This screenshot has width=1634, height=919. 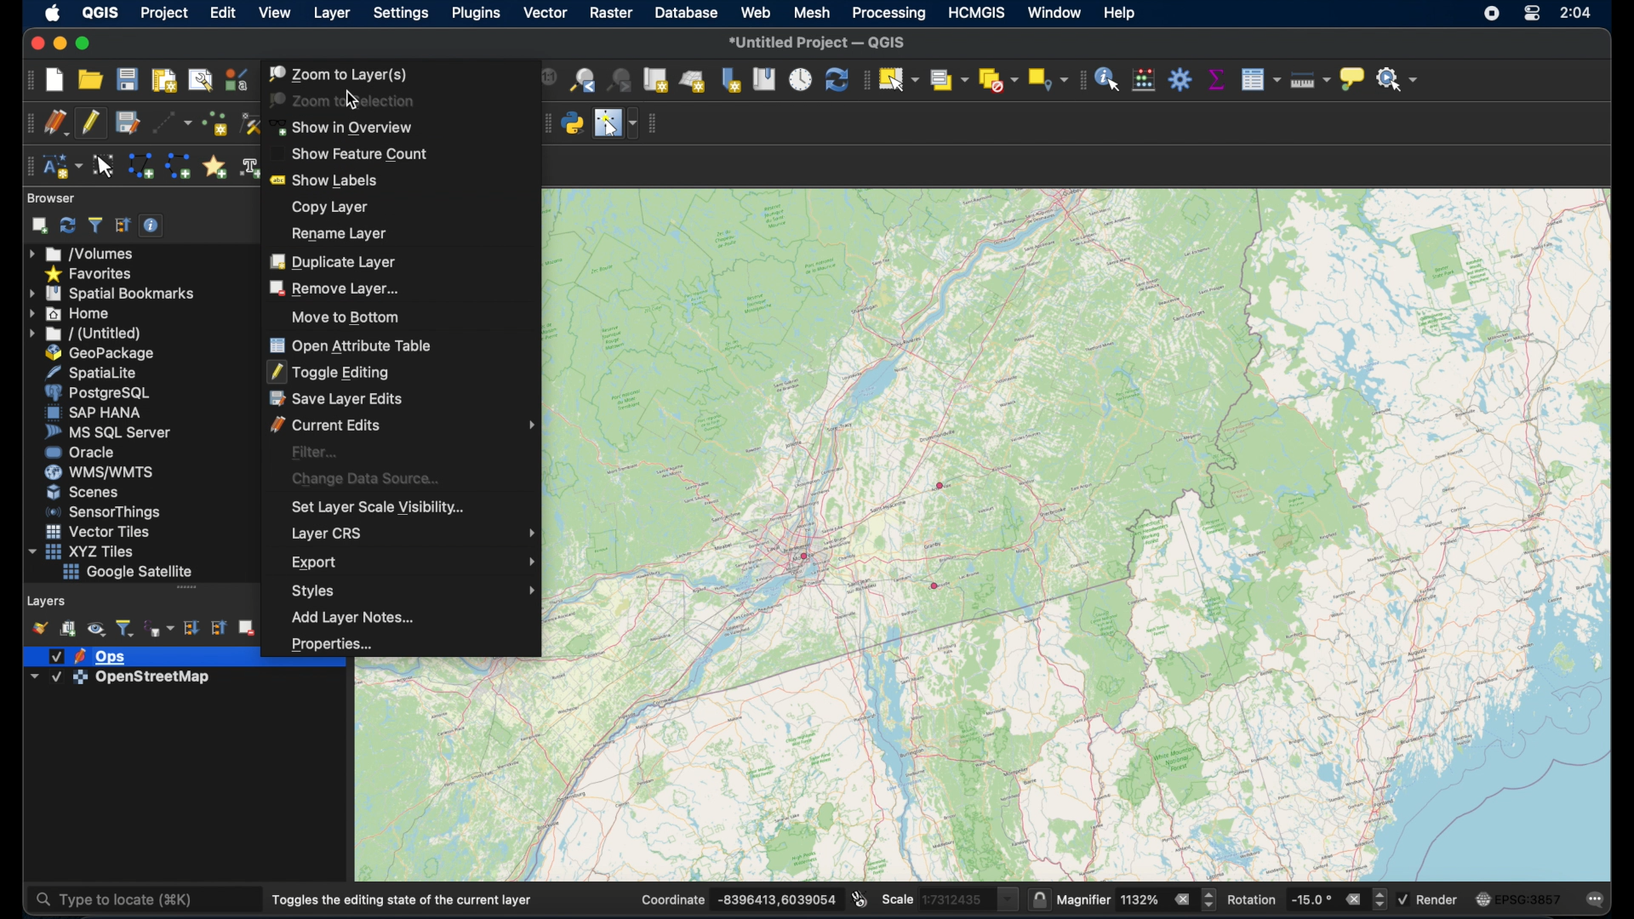 I want to click on modify annotations, so click(x=105, y=167).